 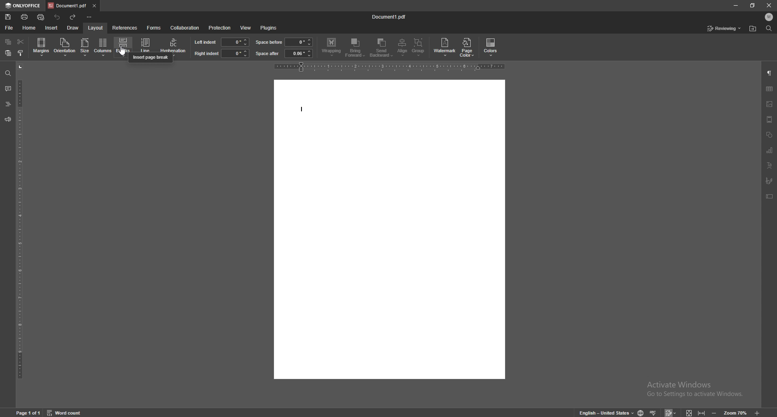 I want to click on paragraph, so click(x=769, y=73).